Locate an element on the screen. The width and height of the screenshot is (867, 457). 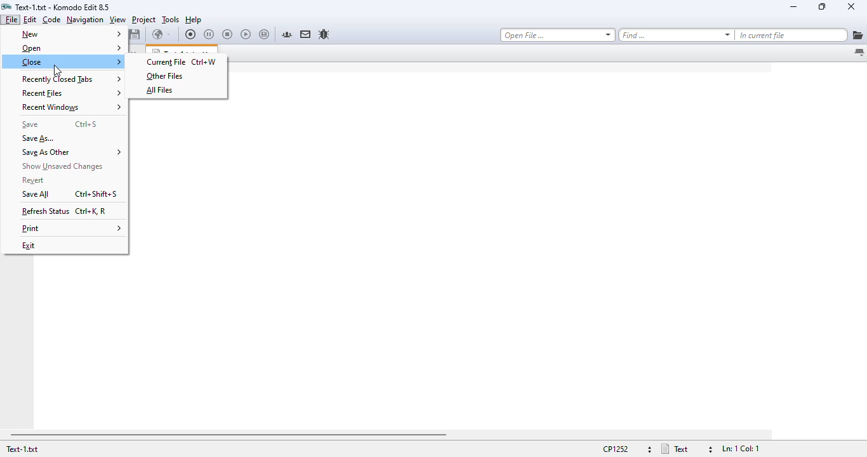
close is located at coordinates (71, 62).